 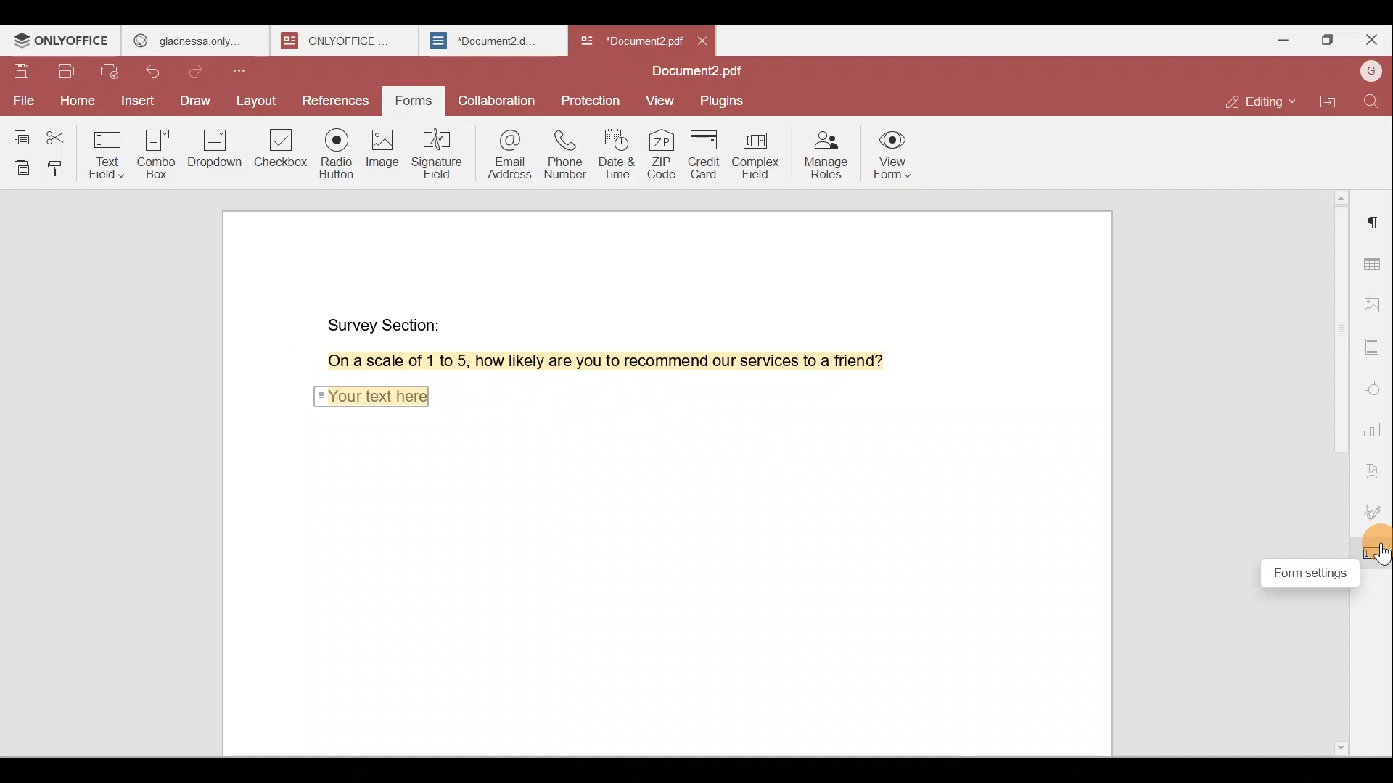 What do you see at coordinates (195, 41) in the screenshot?
I see `gladness only` at bounding box center [195, 41].